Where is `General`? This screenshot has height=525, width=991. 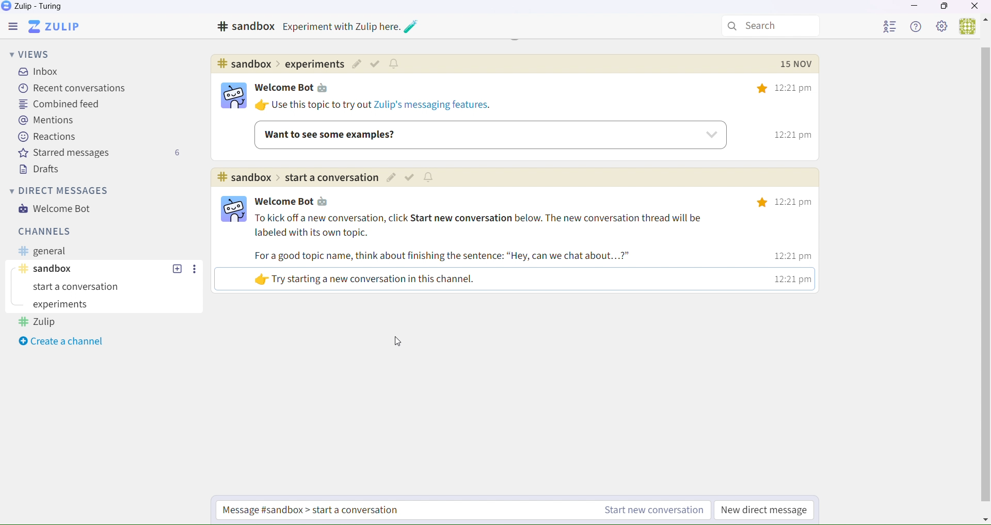
General is located at coordinates (52, 251).